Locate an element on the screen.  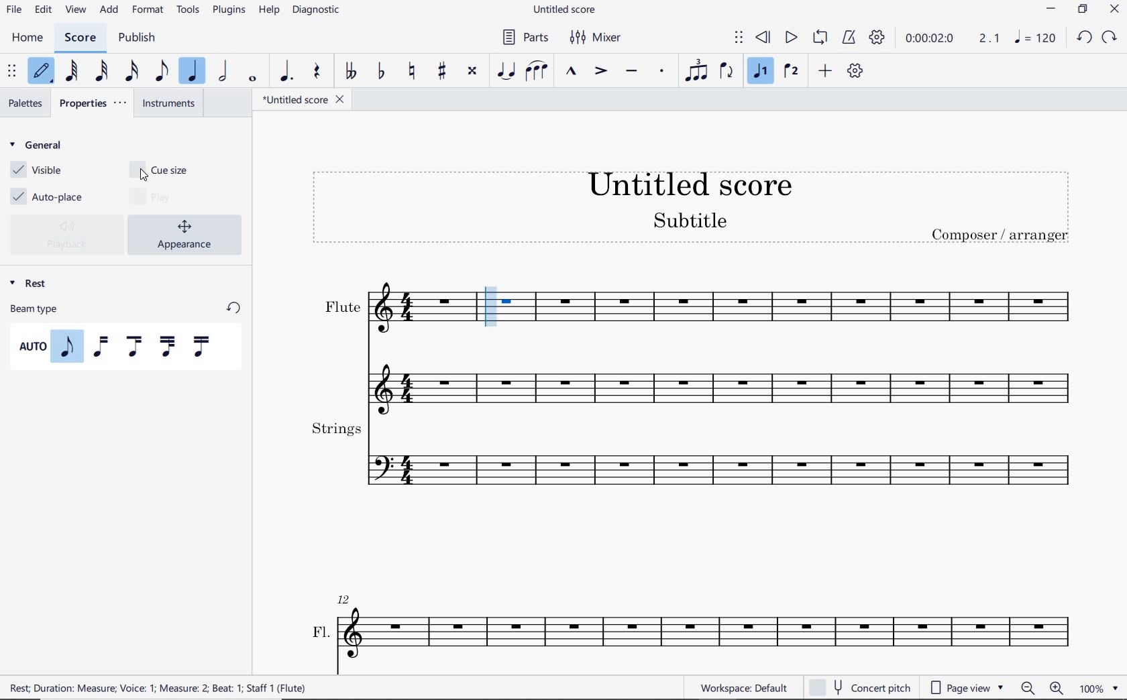
FLIP DIRECTION is located at coordinates (727, 72).